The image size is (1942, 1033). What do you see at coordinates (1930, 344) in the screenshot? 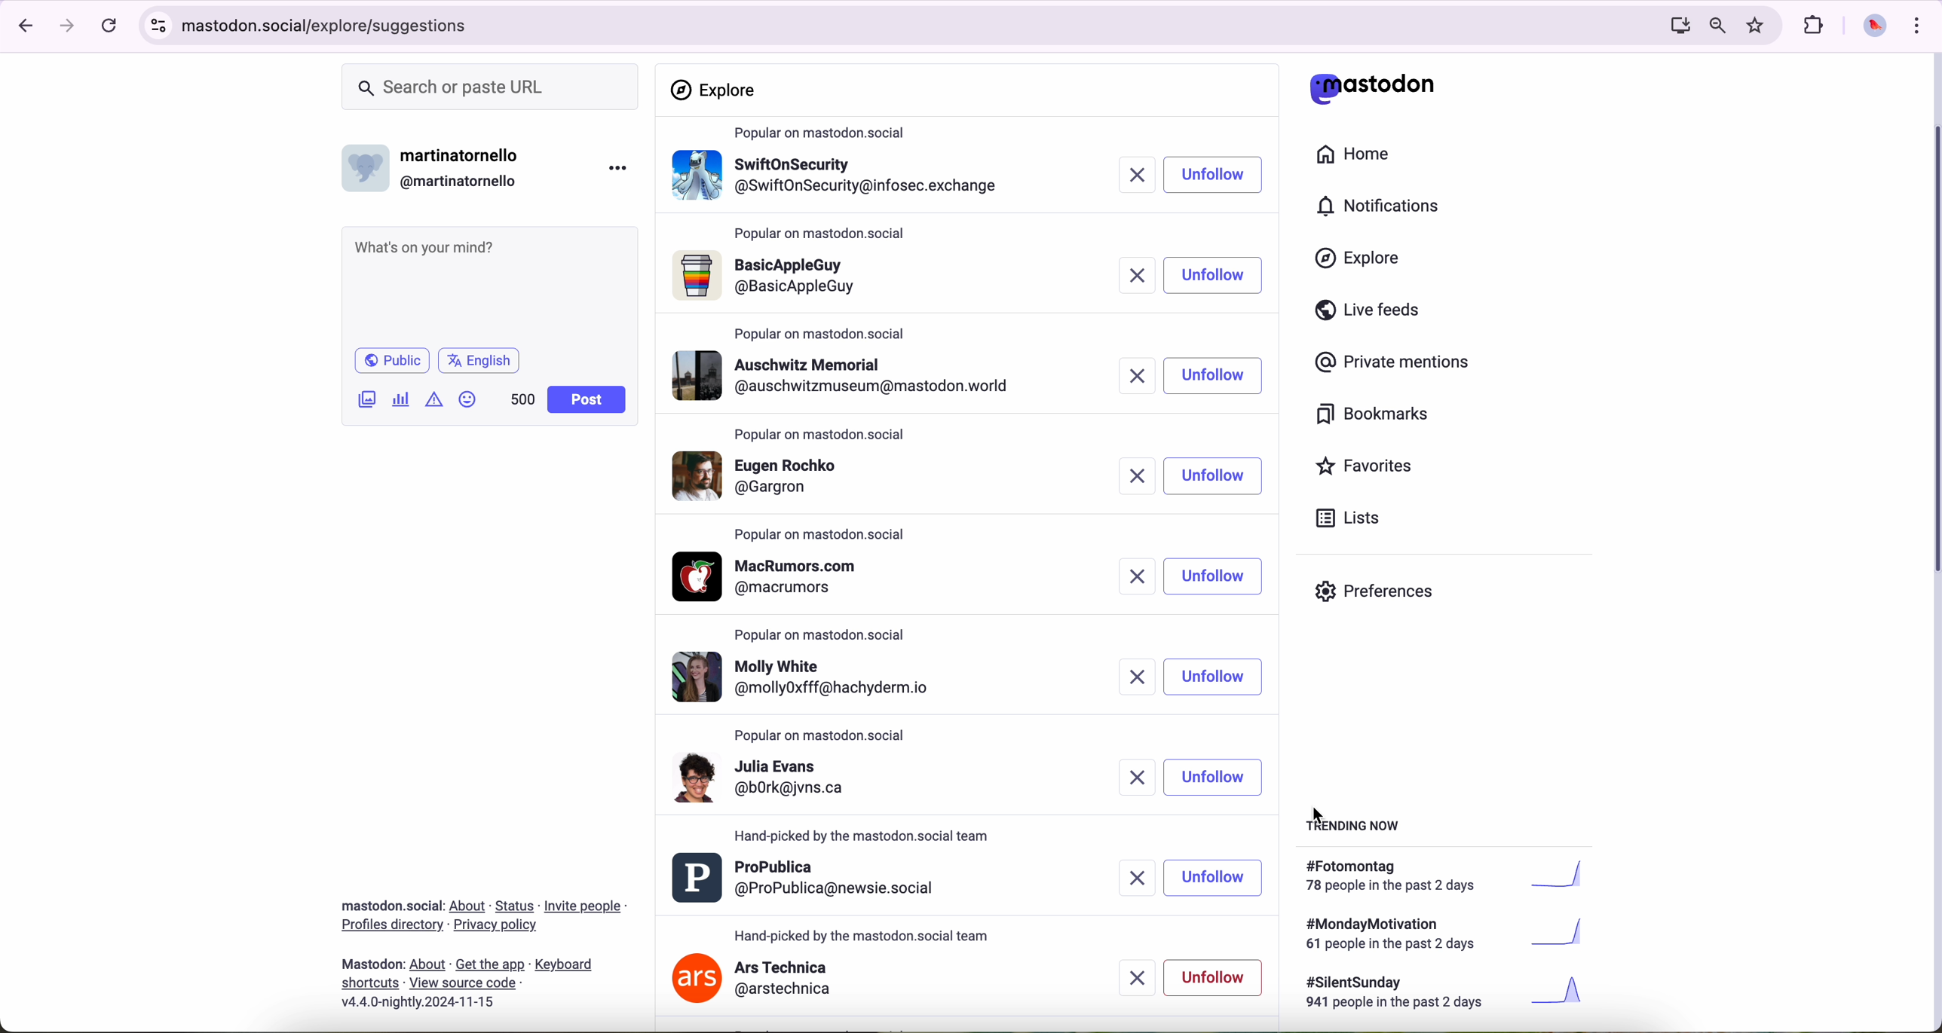
I see `scroll bar` at bounding box center [1930, 344].